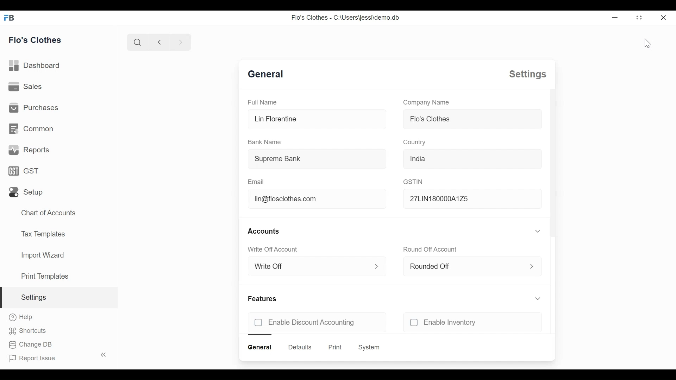  Describe the element at coordinates (275, 119) in the screenshot. I see `Lin Florentine` at that location.